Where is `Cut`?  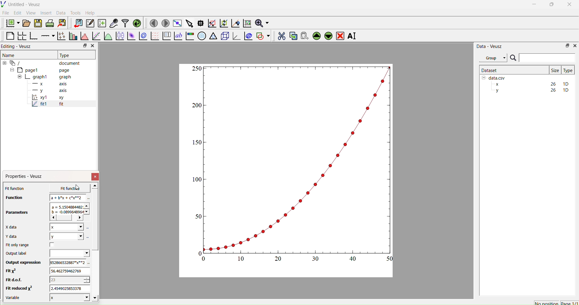
Cut is located at coordinates (280, 35).